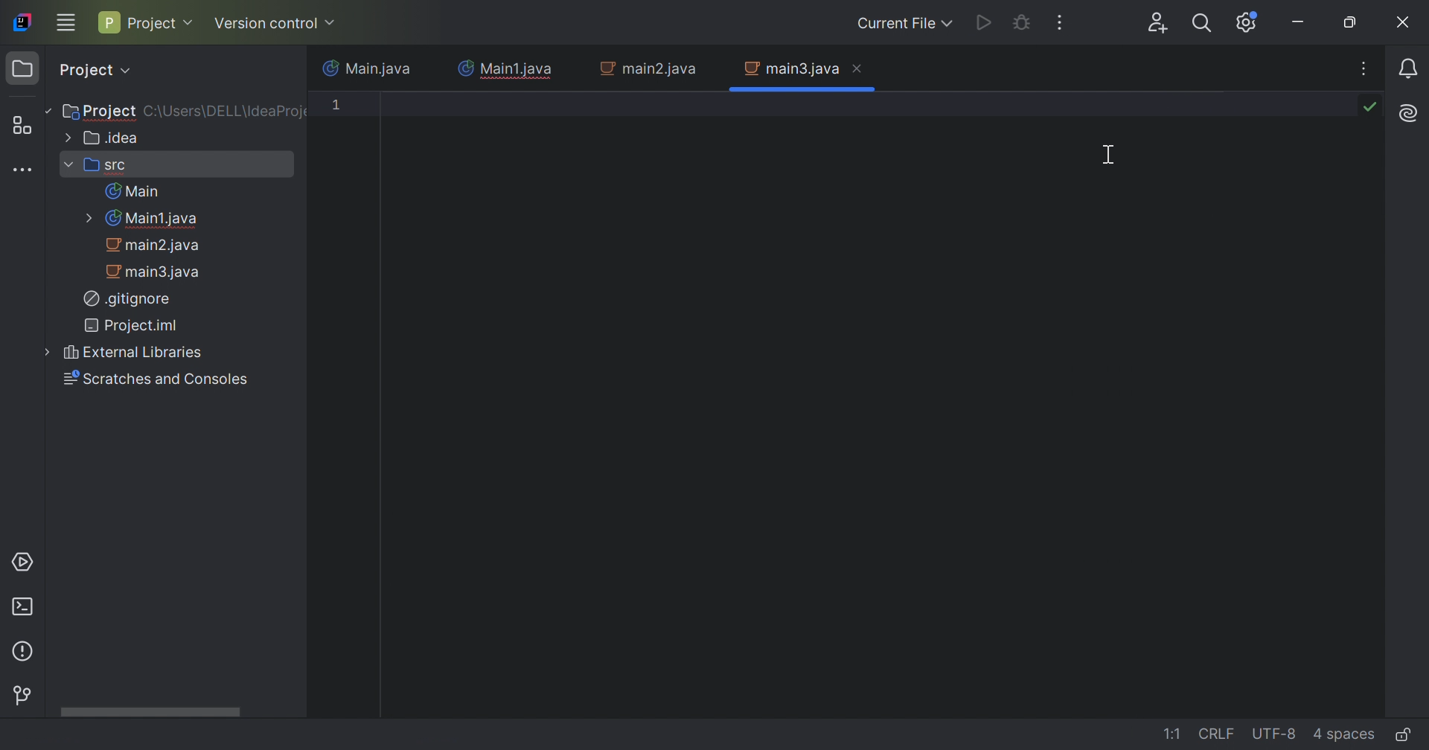 Image resolution: width=1429 pixels, height=750 pixels. I want to click on Main menu, so click(65, 24).